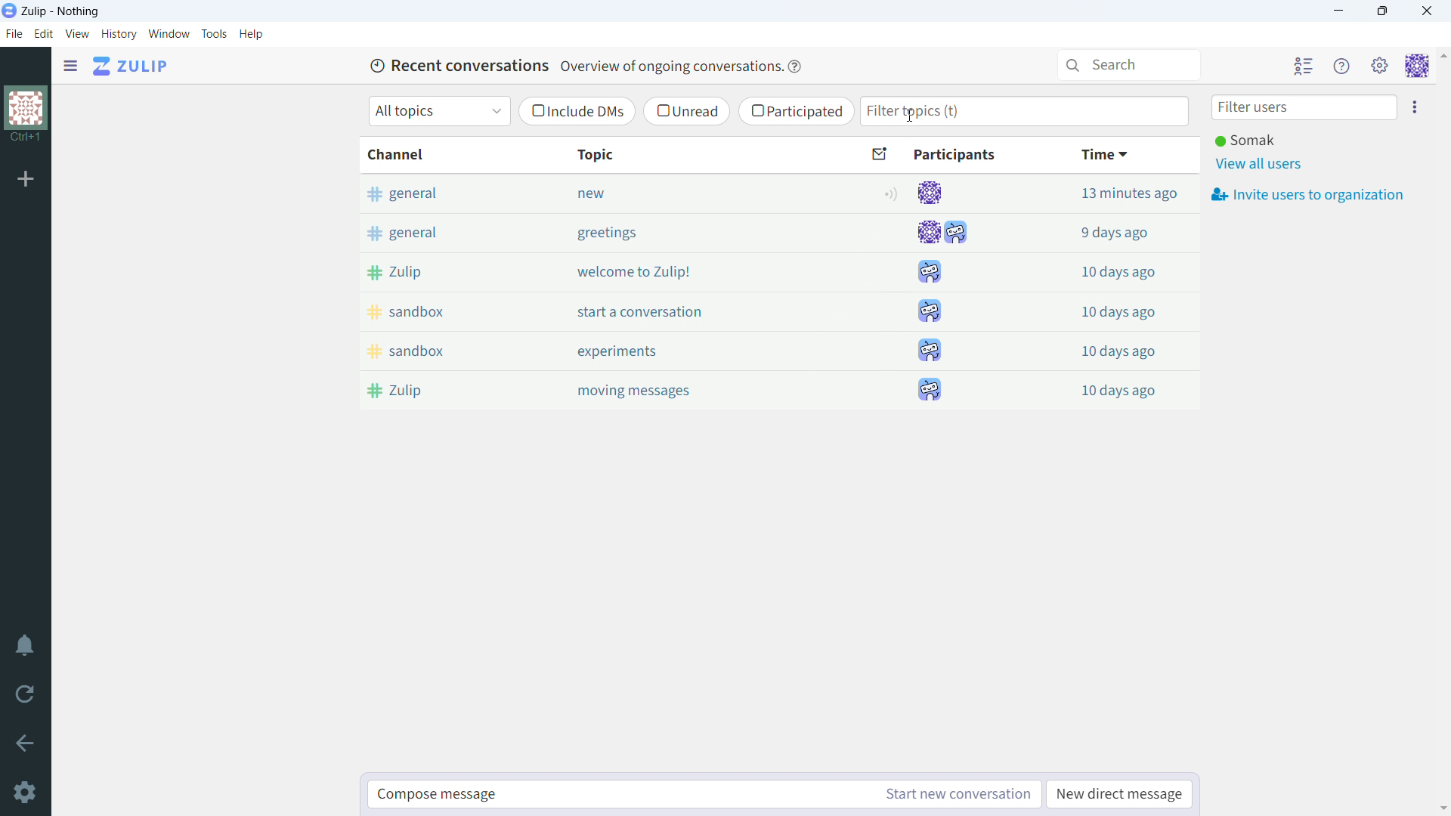 The height and width of the screenshot is (816, 1451). I want to click on filter users, so click(1305, 108).